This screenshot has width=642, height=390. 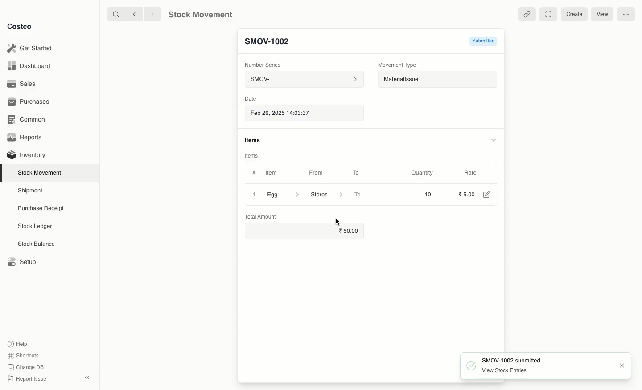 What do you see at coordinates (28, 155) in the screenshot?
I see `Inventory` at bounding box center [28, 155].